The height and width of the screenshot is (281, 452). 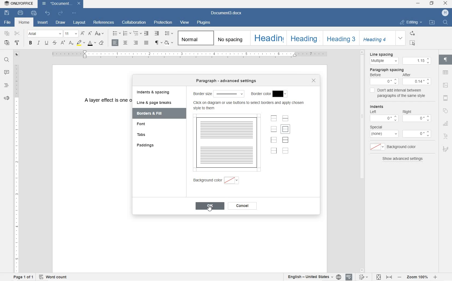 What do you see at coordinates (417, 79) in the screenshot?
I see `After` at bounding box center [417, 79].